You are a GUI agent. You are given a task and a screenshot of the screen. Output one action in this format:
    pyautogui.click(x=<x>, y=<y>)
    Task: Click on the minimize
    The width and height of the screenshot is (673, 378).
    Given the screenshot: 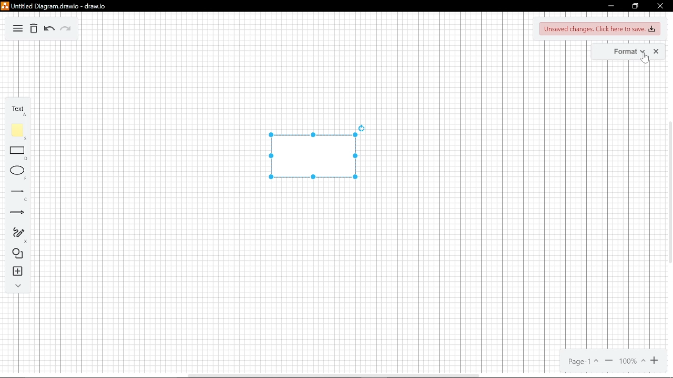 What is the action you would take?
    pyautogui.click(x=610, y=7)
    